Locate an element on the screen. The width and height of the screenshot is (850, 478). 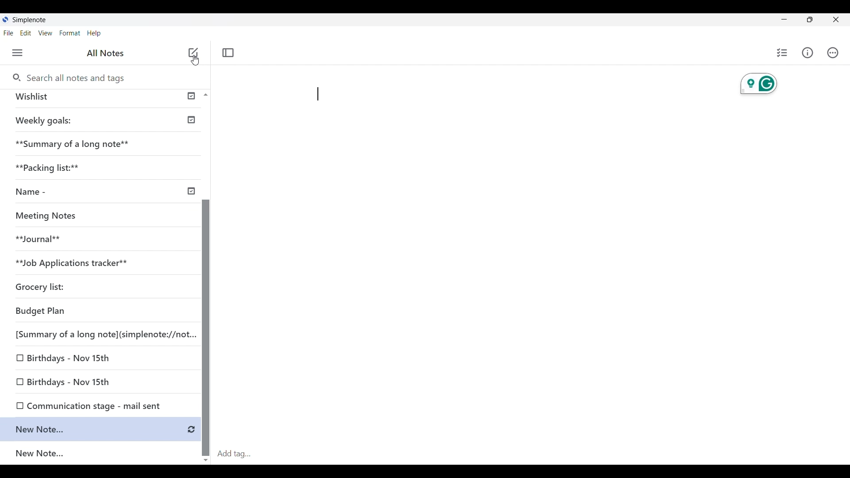
Grocery list: is located at coordinates (39, 288).